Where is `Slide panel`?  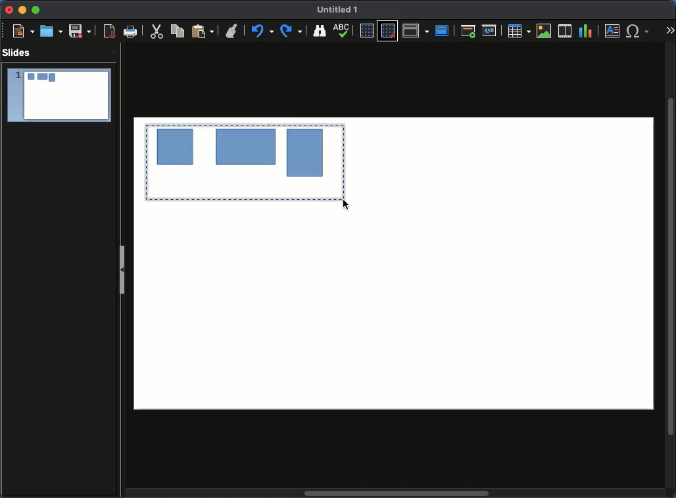 Slide panel is located at coordinates (123, 266).